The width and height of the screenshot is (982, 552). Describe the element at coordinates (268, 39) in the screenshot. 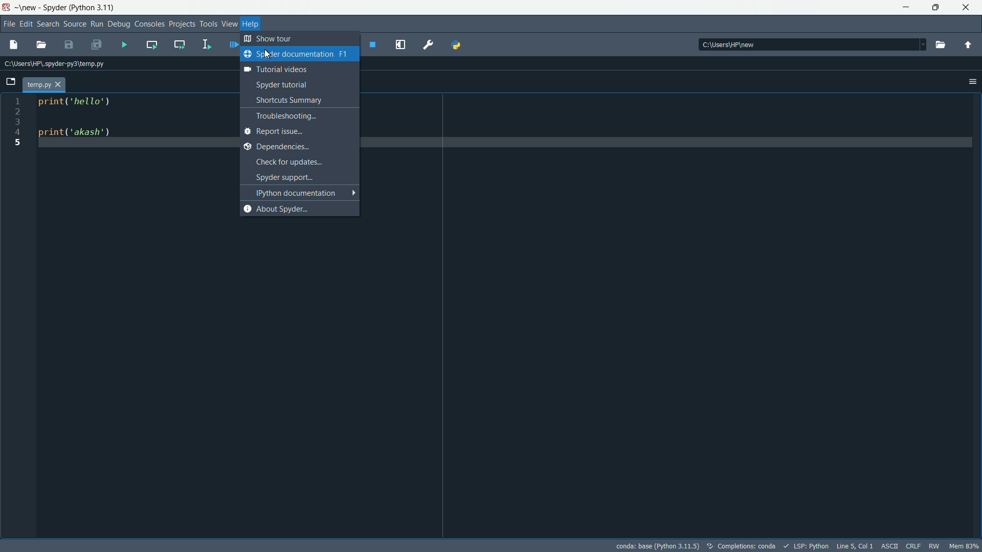

I see `show tour` at that location.